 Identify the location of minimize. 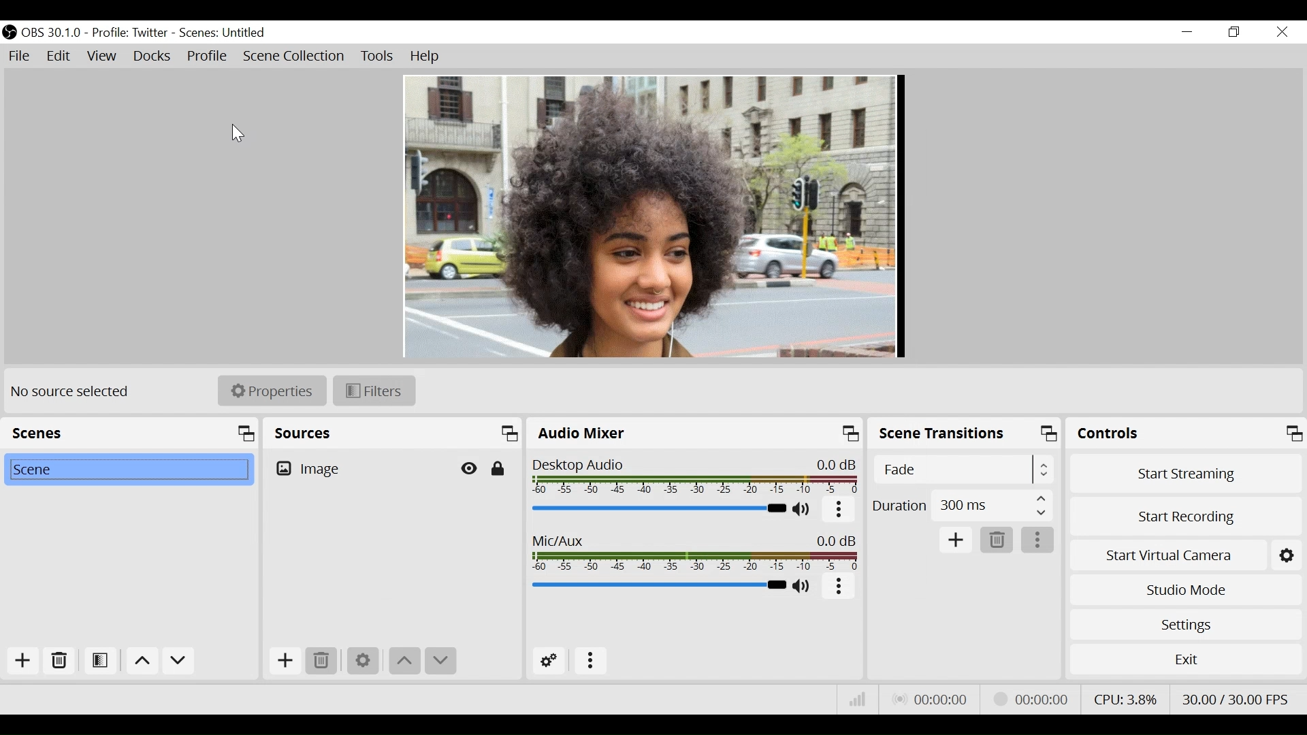
(1186, 33).